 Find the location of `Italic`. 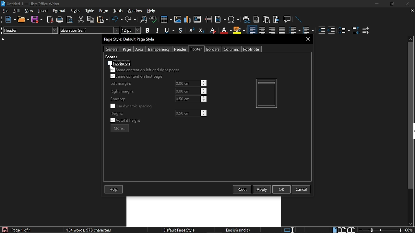

Italic is located at coordinates (158, 30).